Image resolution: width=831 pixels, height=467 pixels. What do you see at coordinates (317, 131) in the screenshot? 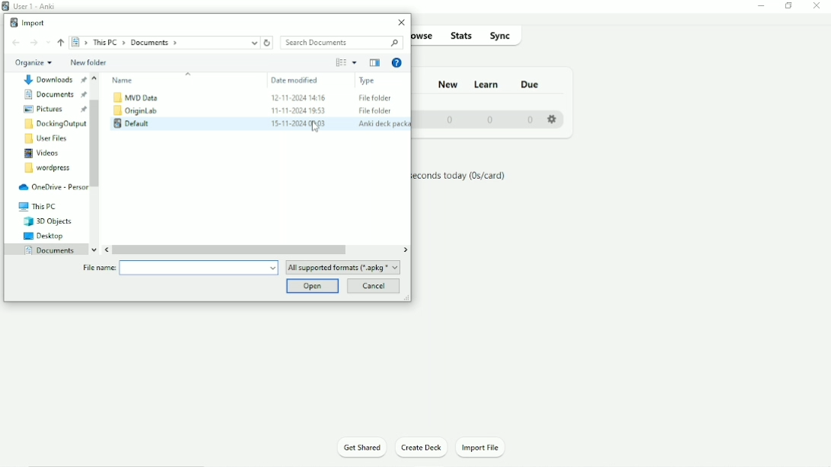
I see `cursor` at bounding box center [317, 131].